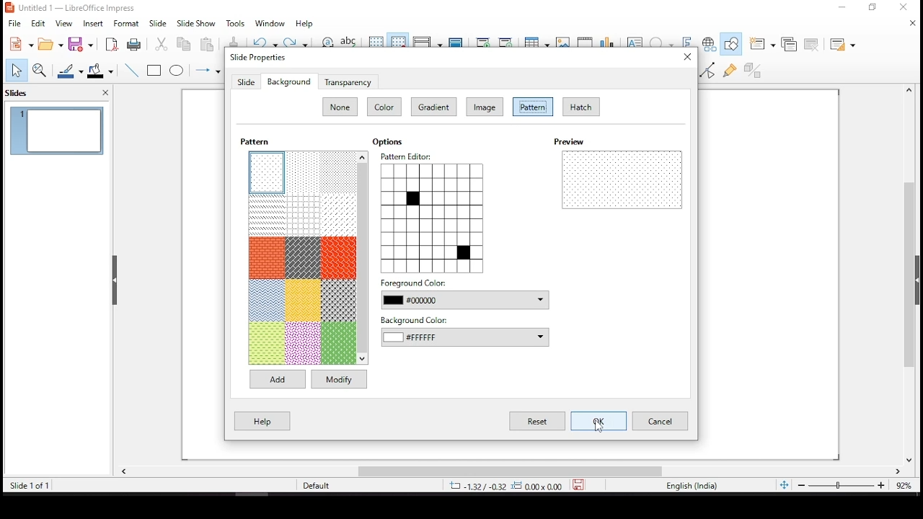  What do you see at coordinates (32, 485) in the screenshot?
I see `slide 1 of 1` at bounding box center [32, 485].